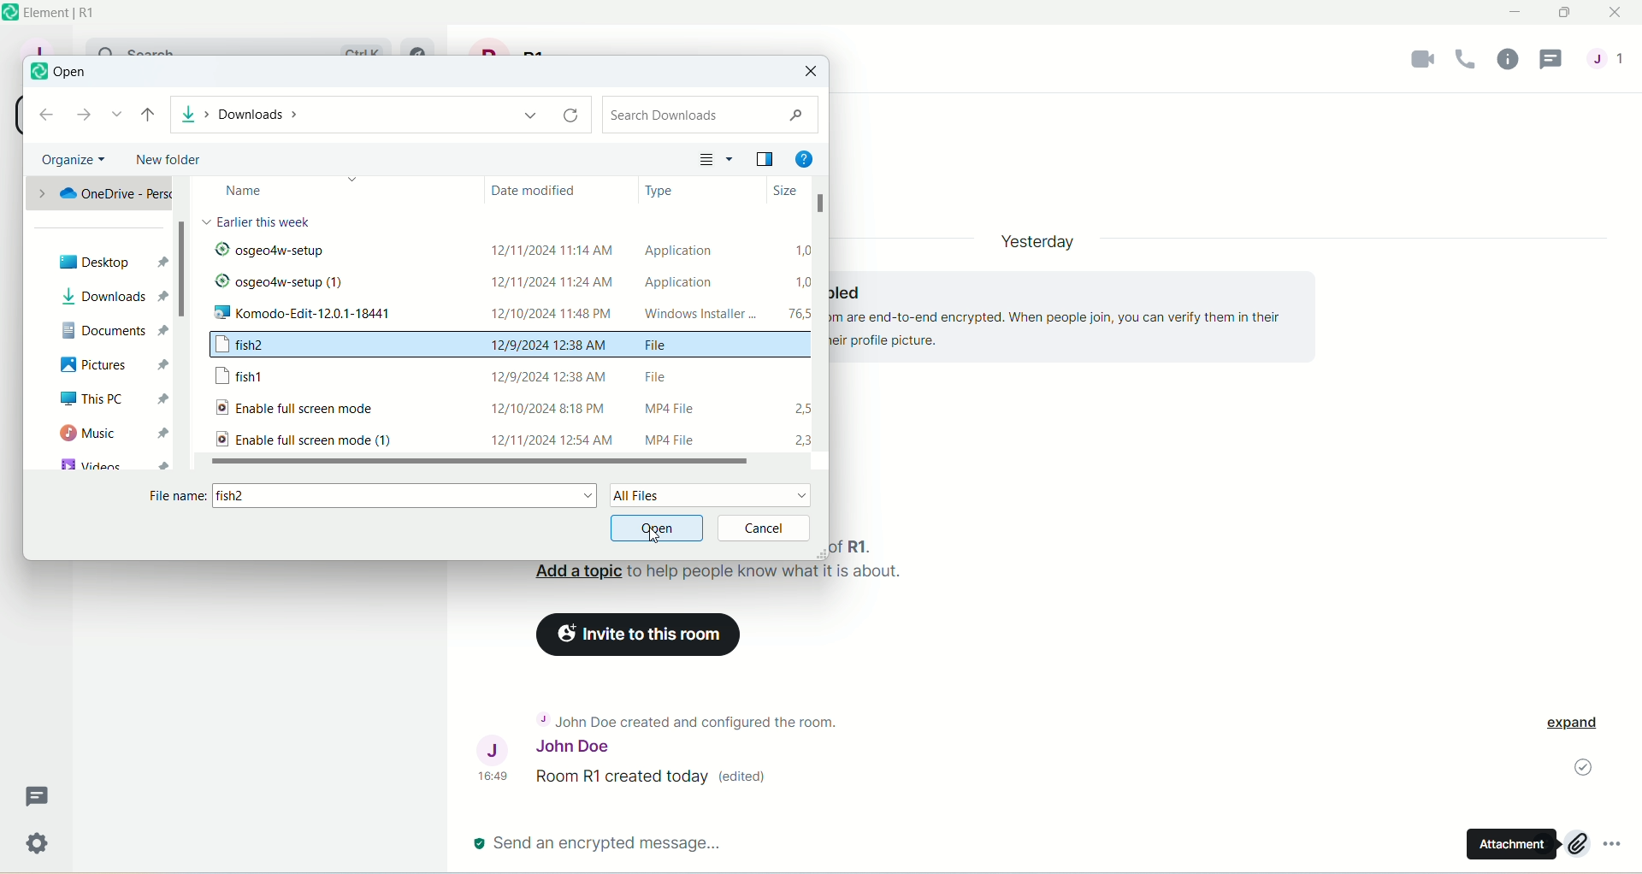  Describe the element at coordinates (314, 408) in the screenshot. I see `| Enable full screen mode` at that location.